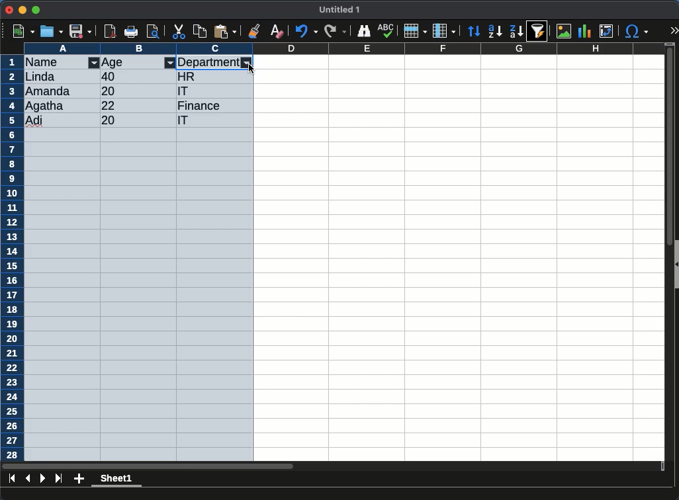  What do you see at coordinates (247, 63) in the screenshot?
I see `filter` at bounding box center [247, 63].